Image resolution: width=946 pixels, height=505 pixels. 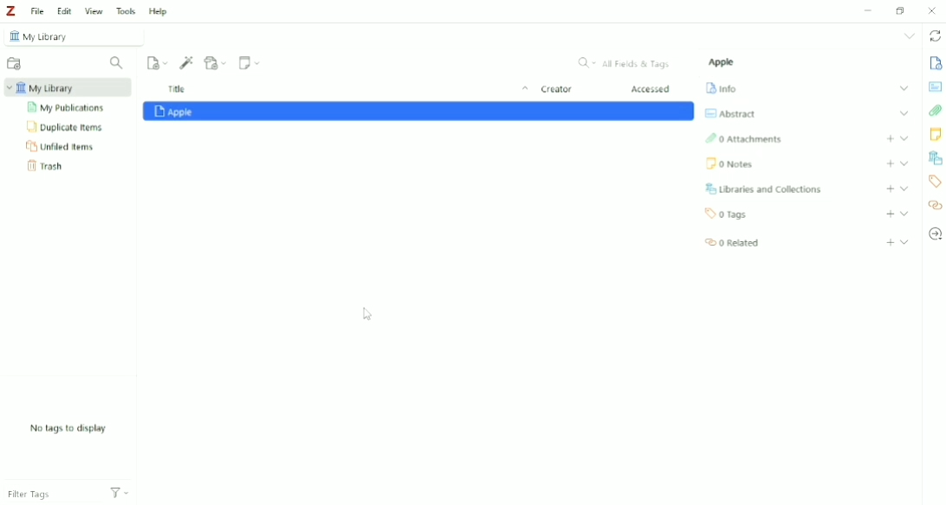 I want to click on Expand section, so click(x=904, y=113).